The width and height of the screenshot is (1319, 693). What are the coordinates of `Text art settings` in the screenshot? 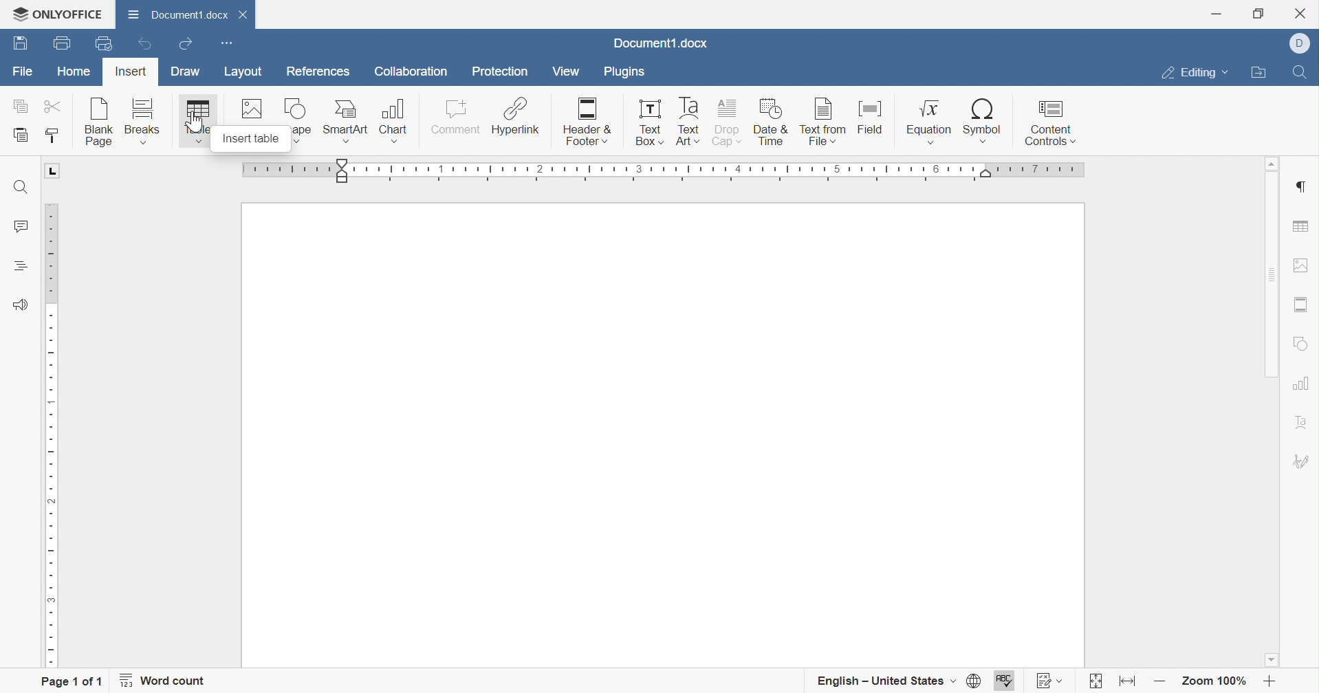 It's located at (1303, 425).